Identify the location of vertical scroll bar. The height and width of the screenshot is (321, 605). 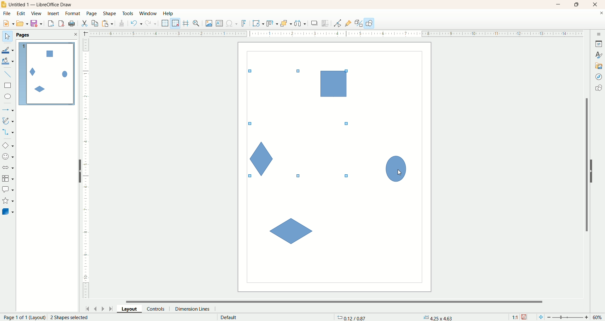
(585, 165).